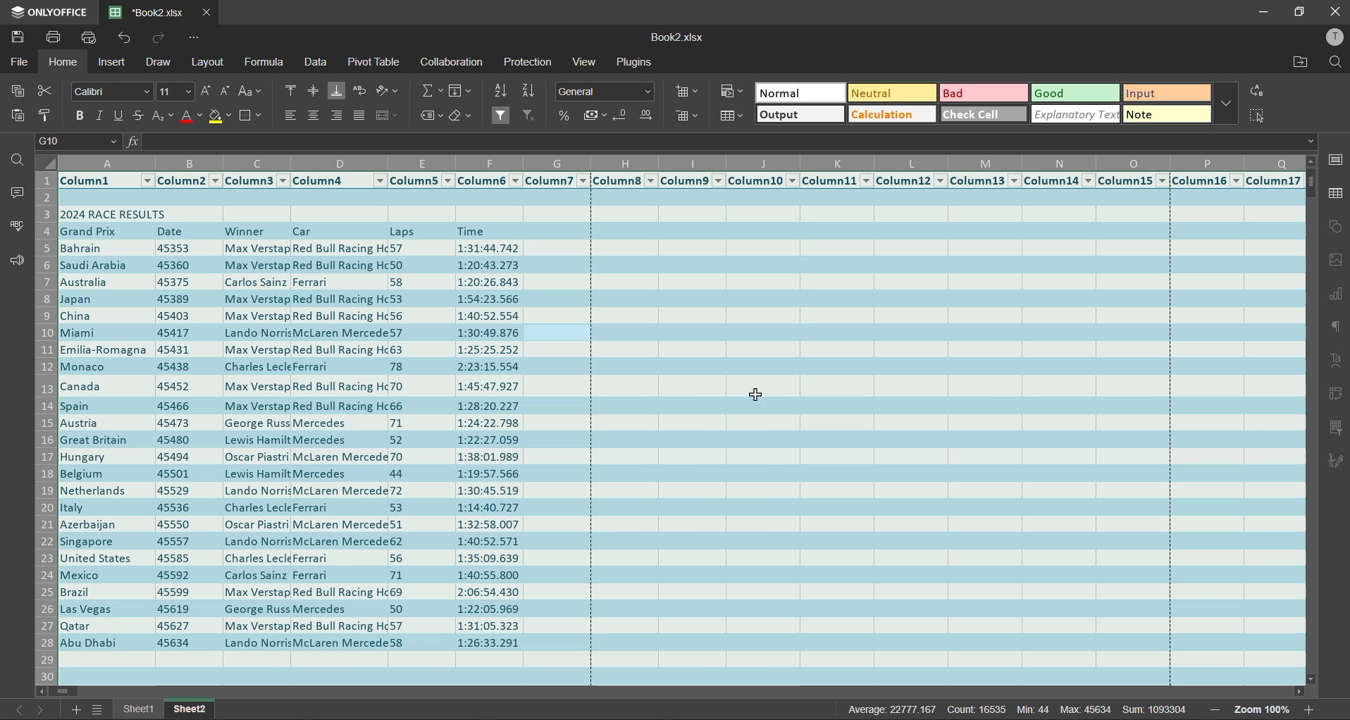 This screenshot has height=720, width=1350. What do you see at coordinates (421, 180) in the screenshot?
I see `Column ` at bounding box center [421, 180].